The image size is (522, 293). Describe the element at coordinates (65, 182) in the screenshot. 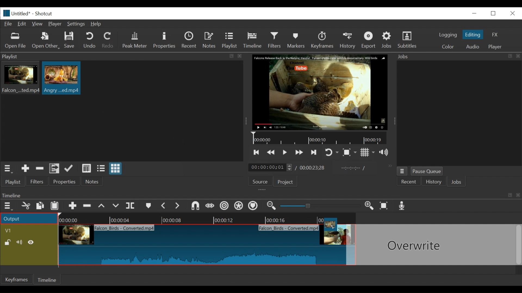

I see `properties` at that location.